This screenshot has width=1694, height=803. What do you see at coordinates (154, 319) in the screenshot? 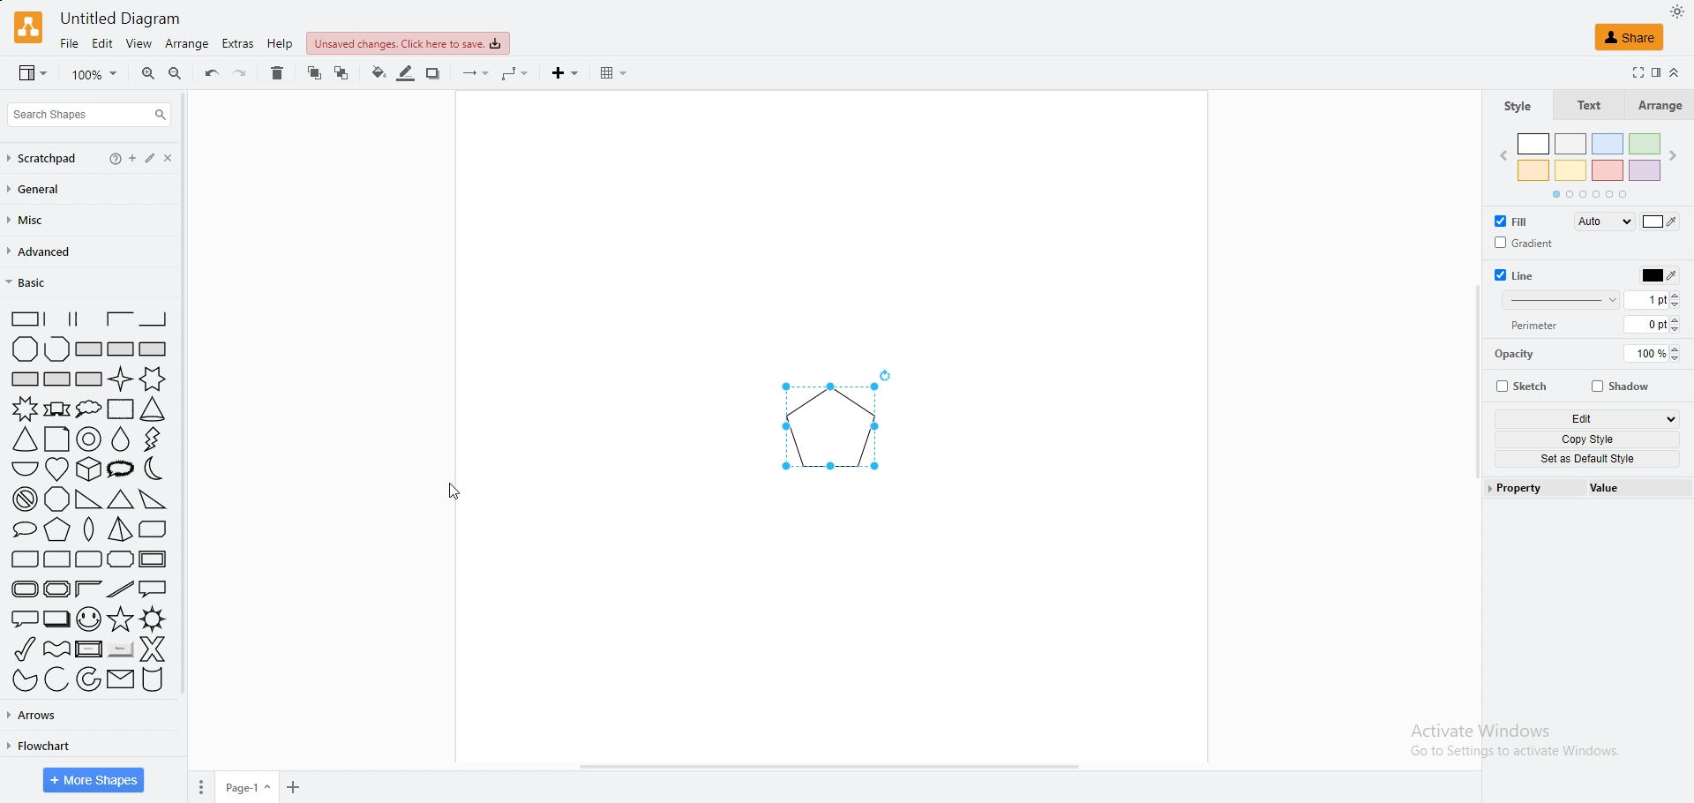
I see `partial rectangle` at bounding box center [154, 319].